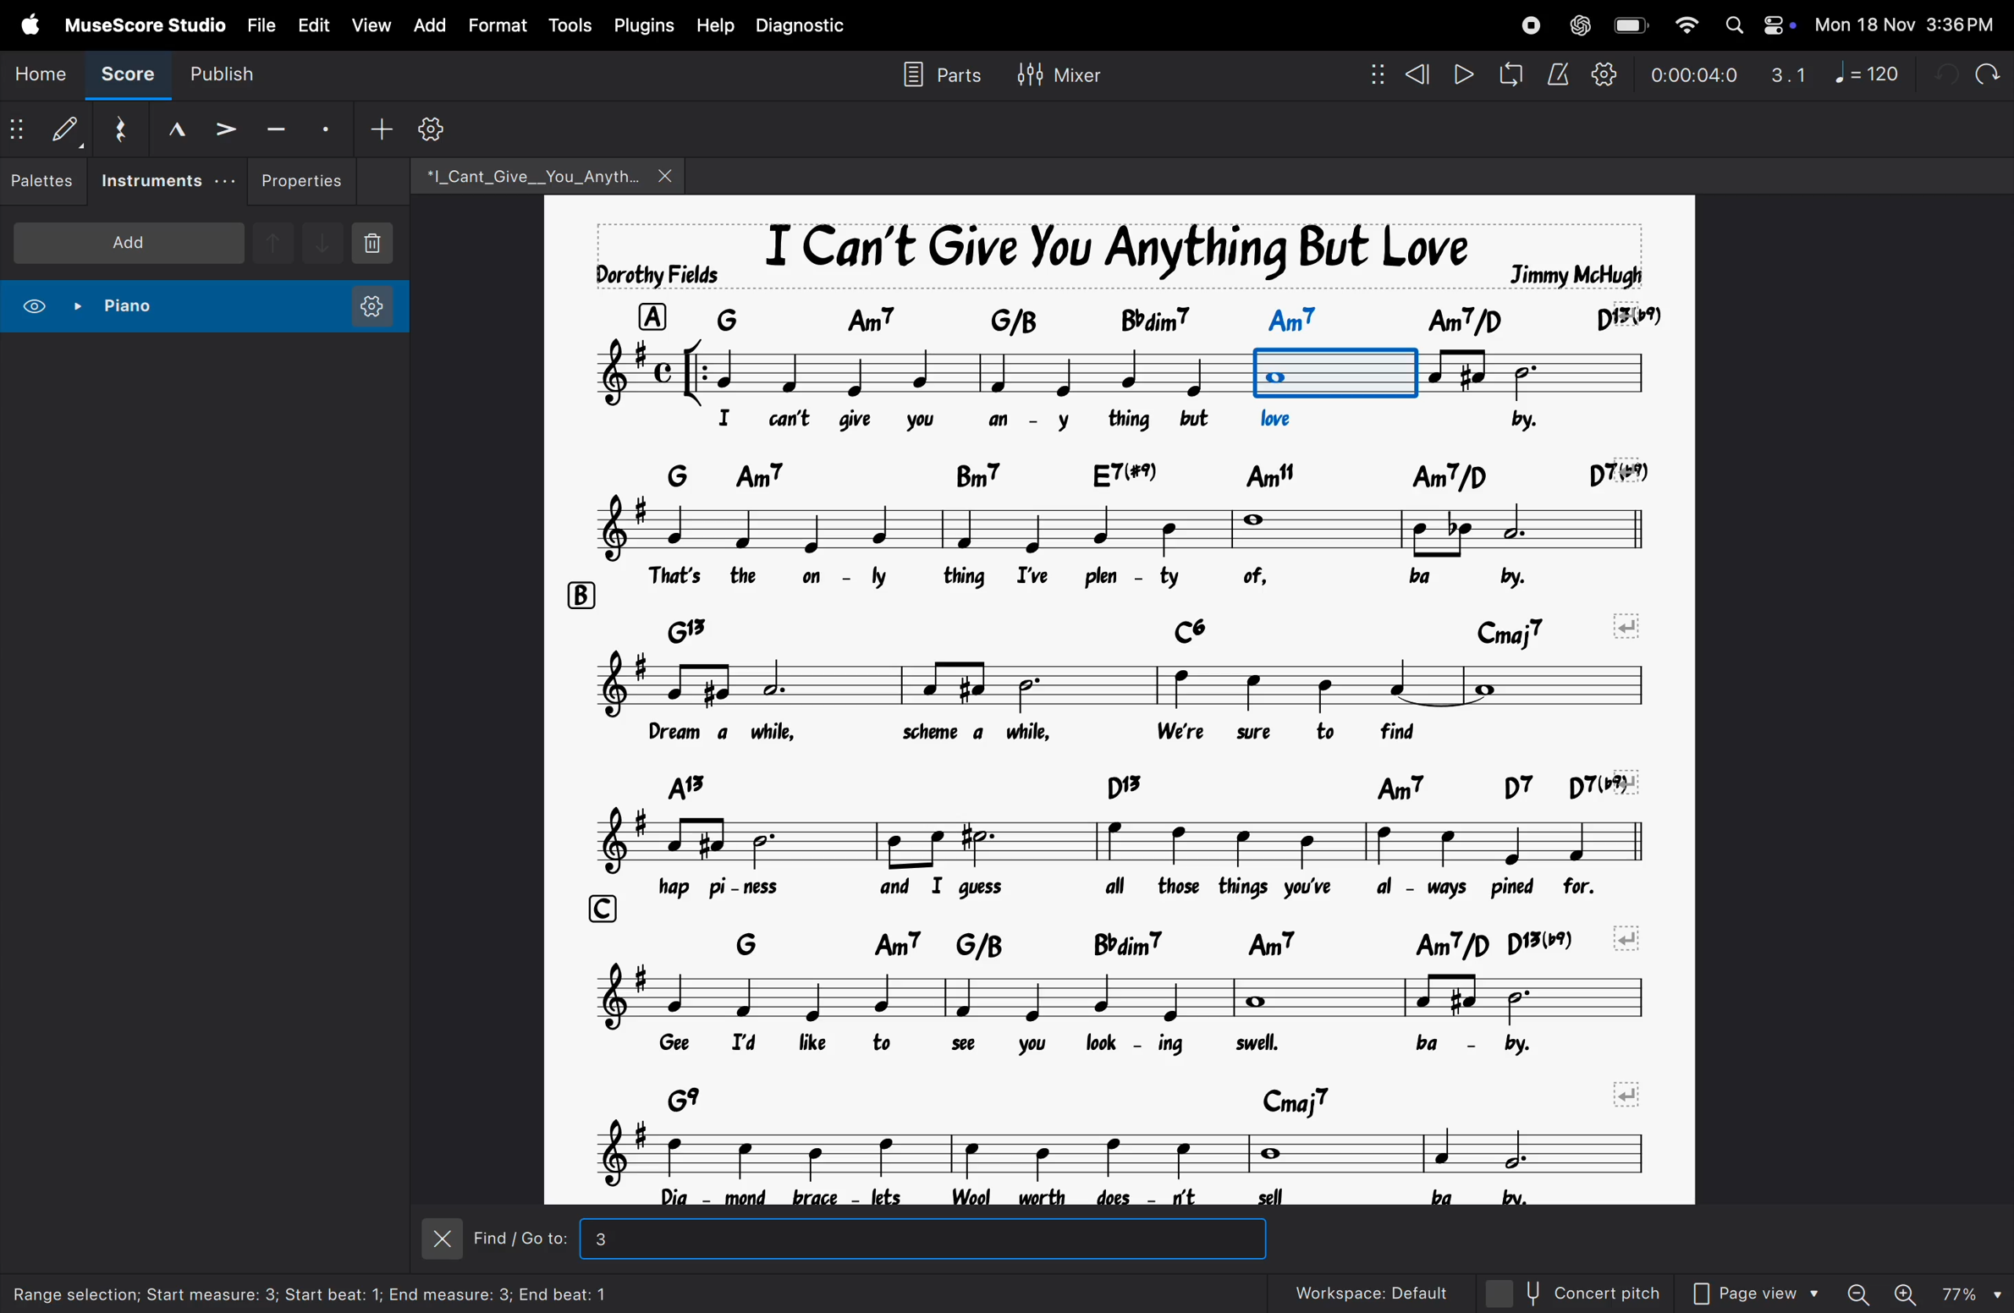  I want to click on wifi, so click(1682, 26).